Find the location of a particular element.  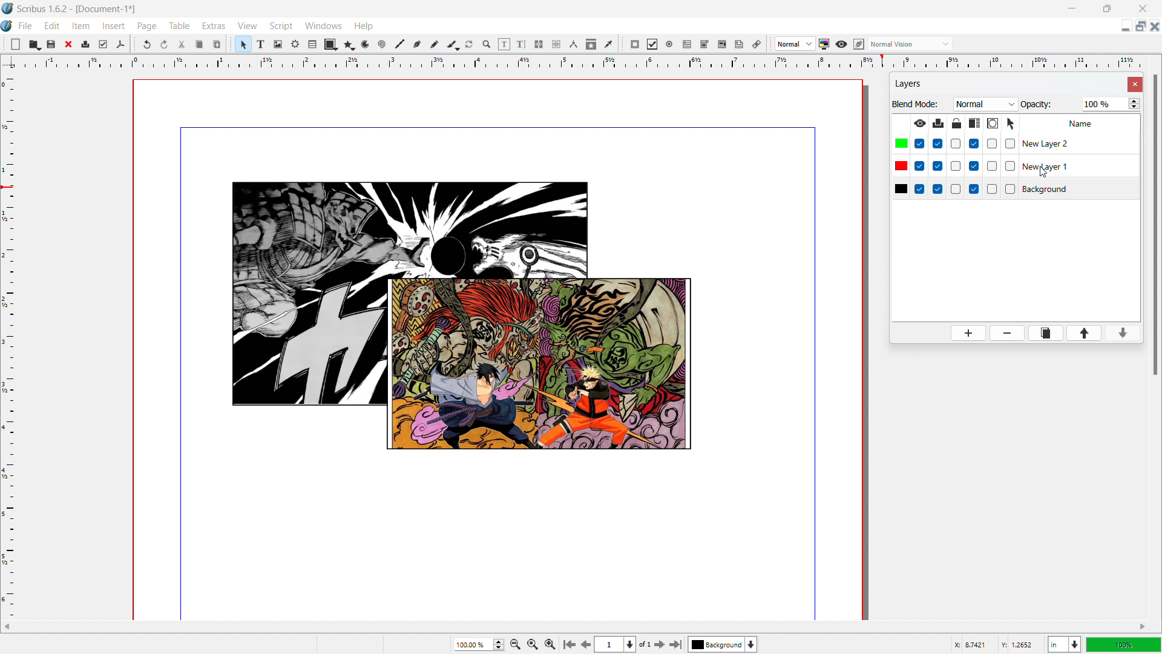

move layer down is located at coordinates (1123, 334).